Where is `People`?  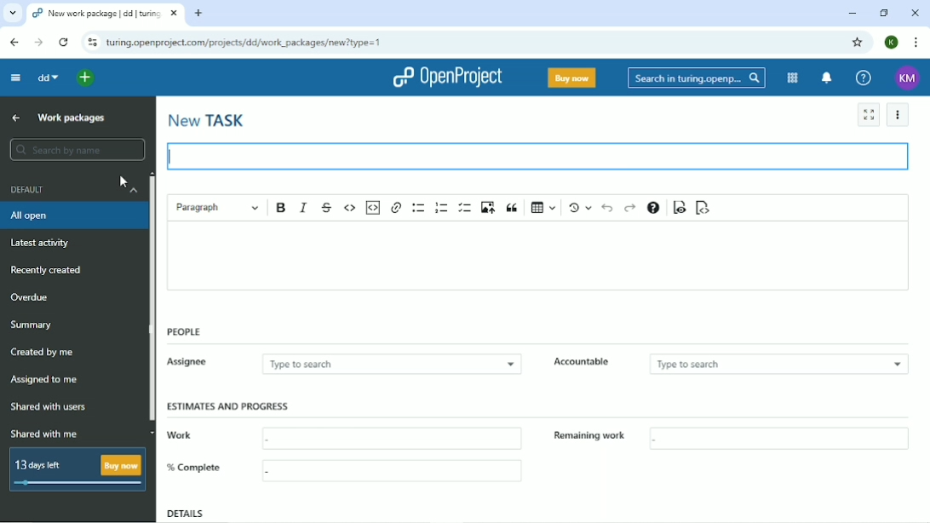
People is located at coordinates (184, 331).